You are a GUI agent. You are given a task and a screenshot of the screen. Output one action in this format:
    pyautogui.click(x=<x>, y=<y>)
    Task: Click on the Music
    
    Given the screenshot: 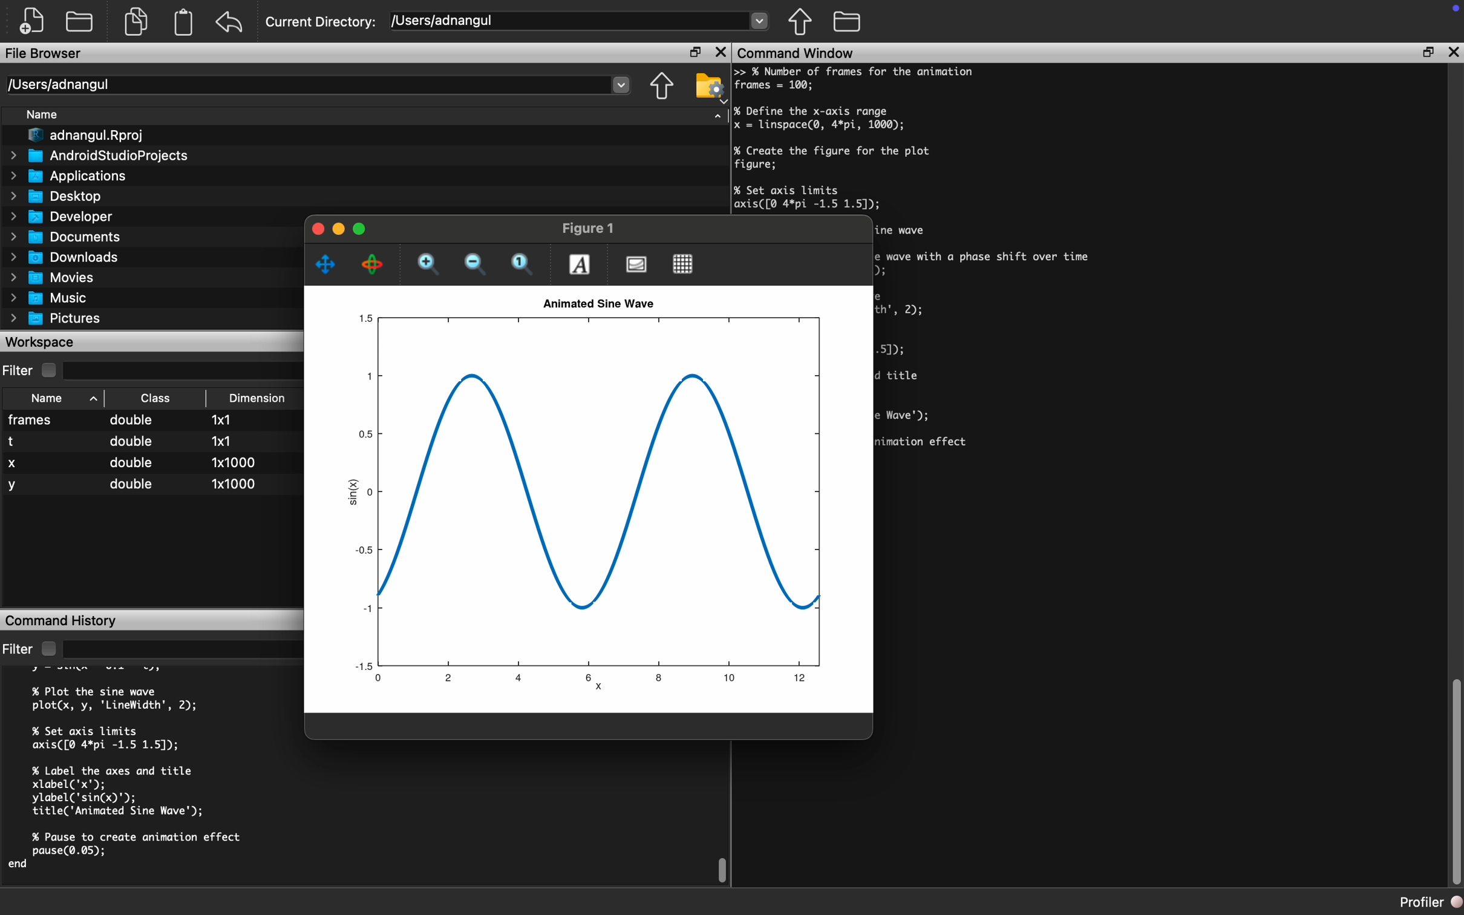 What is the action you would take?
    pyautogui.click(x=47, y=298)
    